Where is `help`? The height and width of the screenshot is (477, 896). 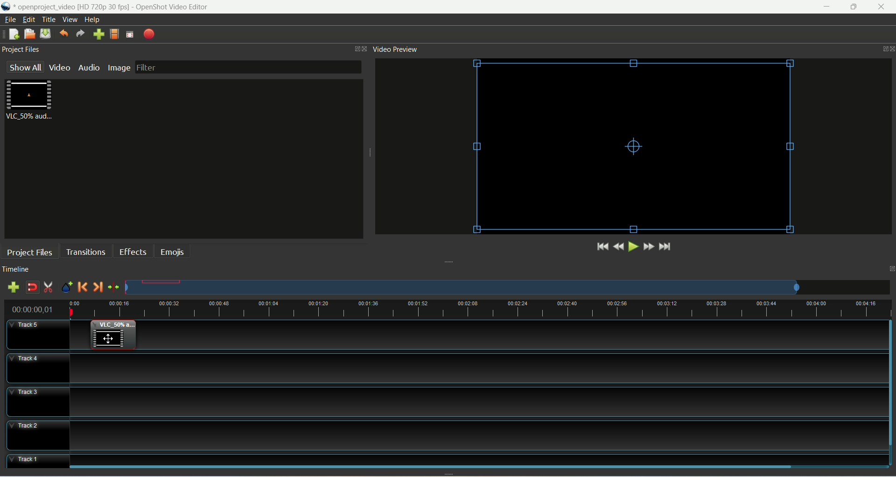
help is located at coordinates (93, 20).